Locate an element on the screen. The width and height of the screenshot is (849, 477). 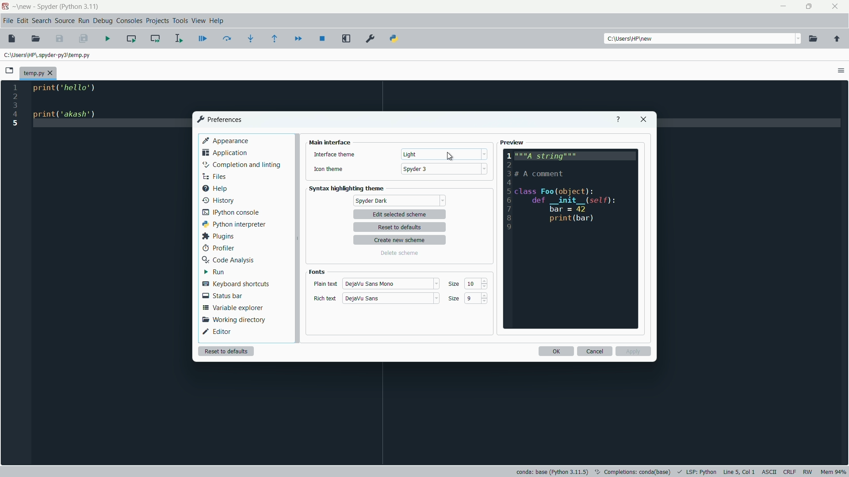
reset to defaults is located at coordinates (226, 351).